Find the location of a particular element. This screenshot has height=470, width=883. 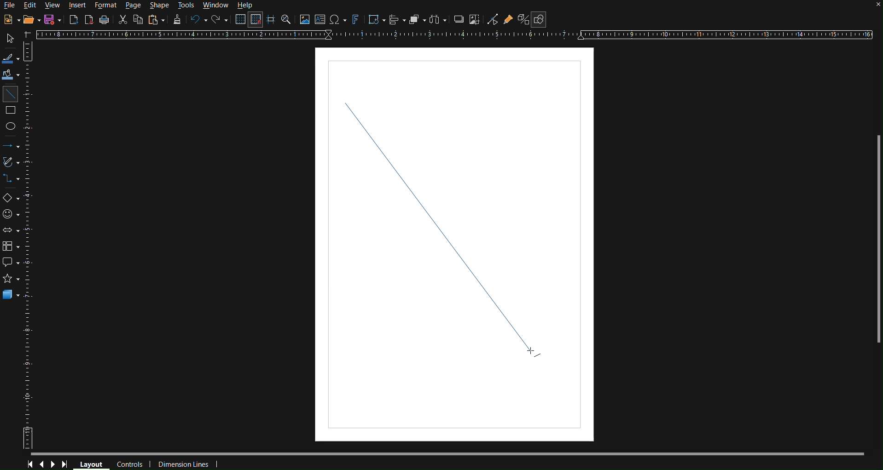

Export PDF is located at coordinates (90, 20).